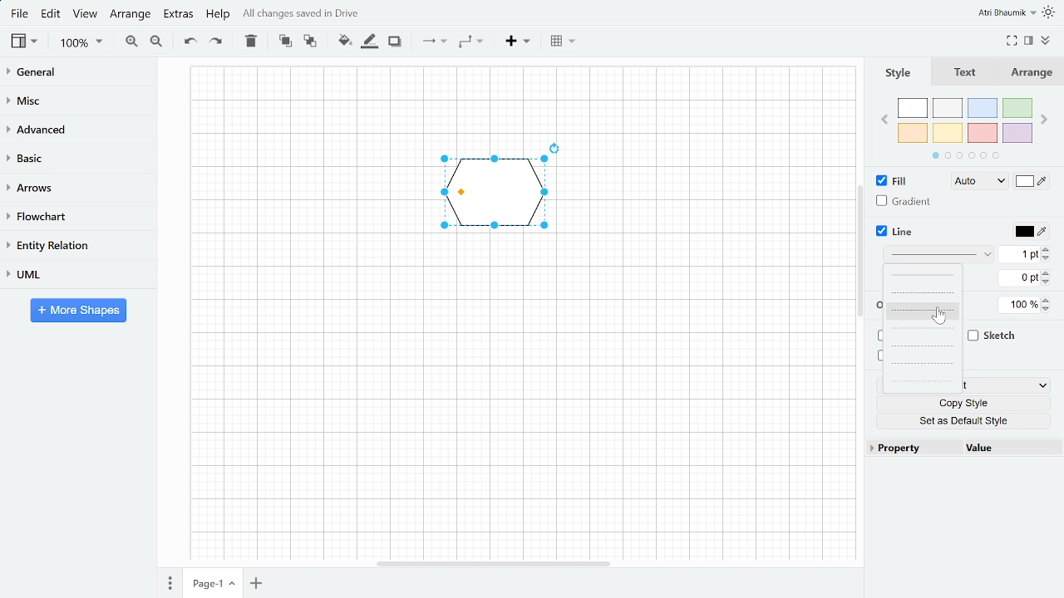 The height and width of the screenshot is (598, 1064). What do you see at coordinates (1051, 13) in the screenshot?
I see `Indicates light theme` at bounding box center [1051, 13].